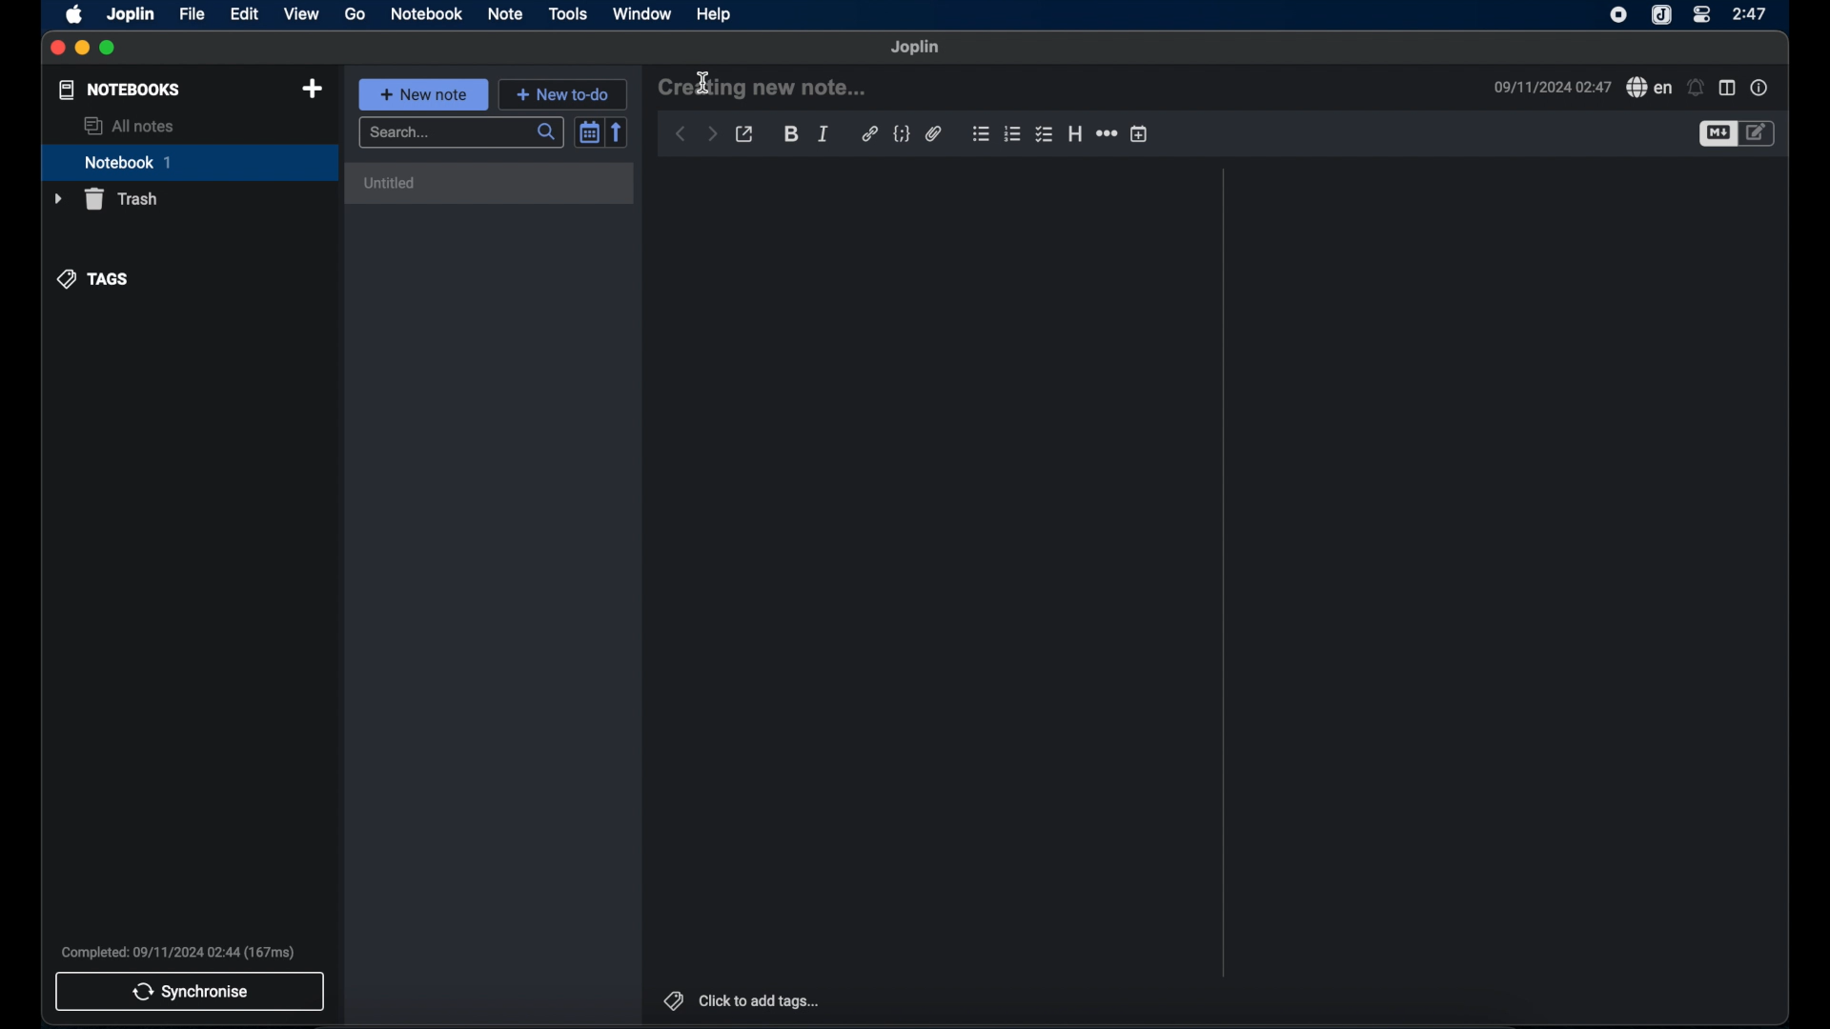  I want to click on new to-do, so click(565, 93).